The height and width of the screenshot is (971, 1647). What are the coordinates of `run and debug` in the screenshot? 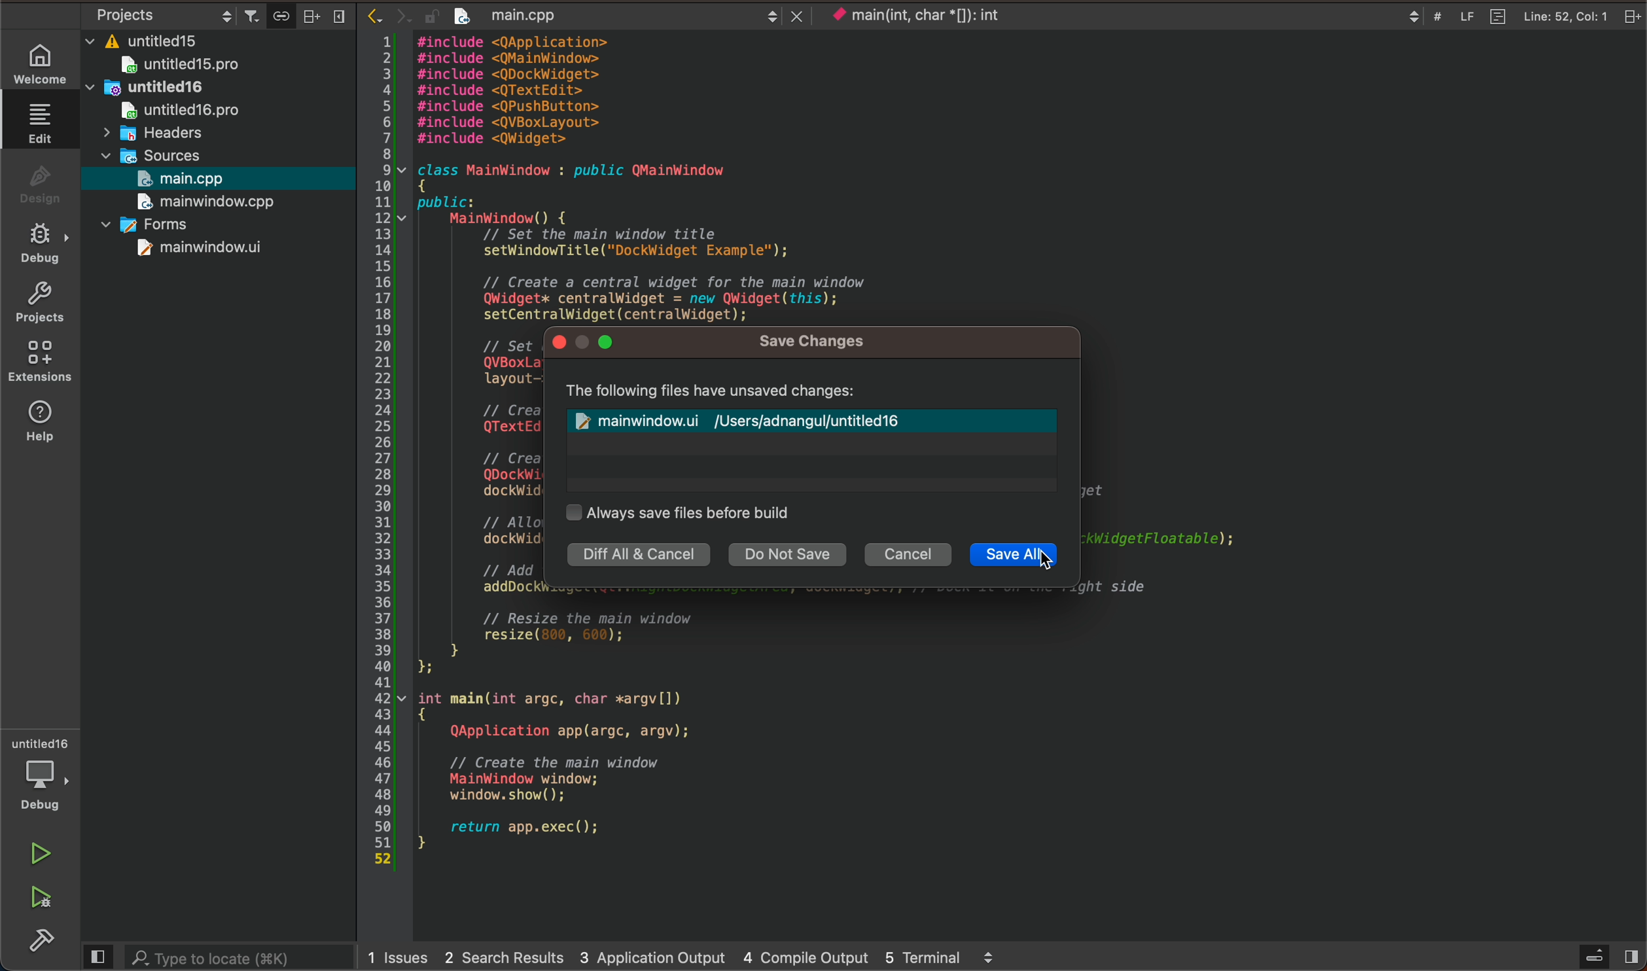 It's located at (44, 897).